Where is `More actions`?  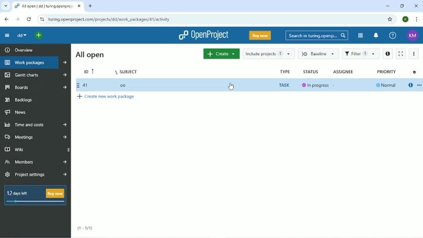 More actions is located at coordinates (413, 54).